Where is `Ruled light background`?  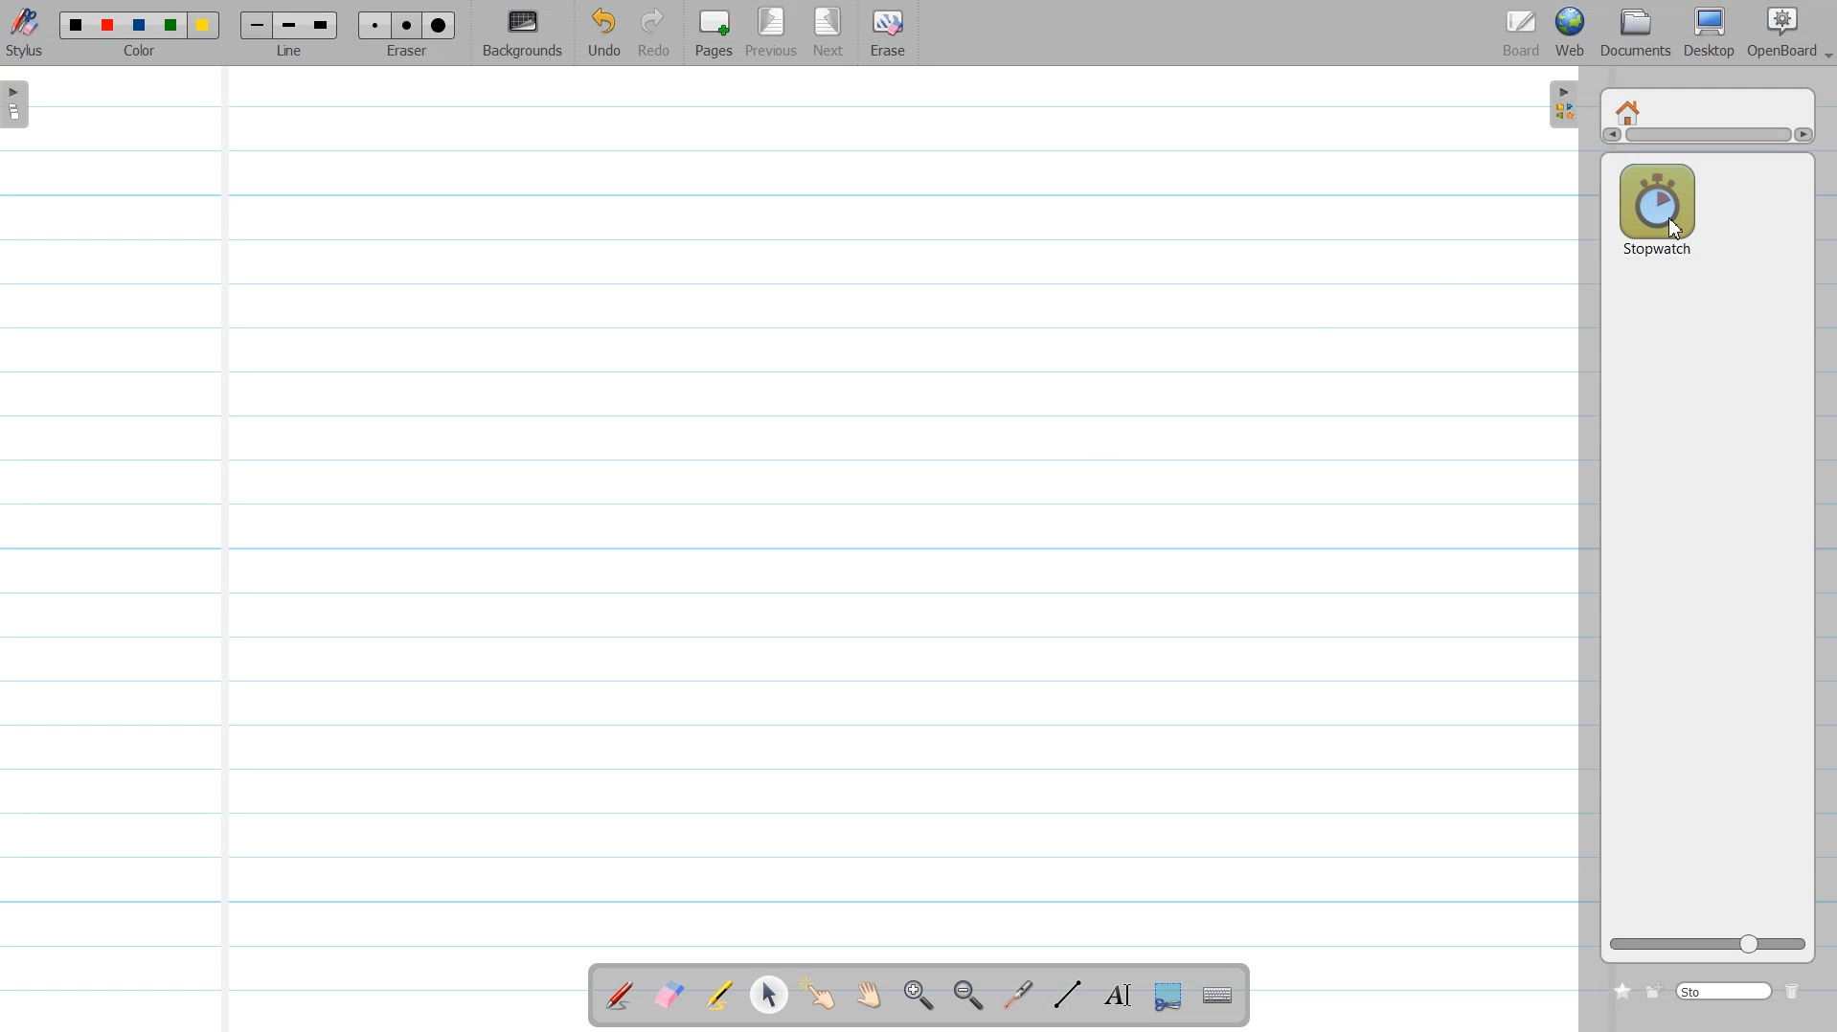
Ruled light background is located at coordinates (791, 518).